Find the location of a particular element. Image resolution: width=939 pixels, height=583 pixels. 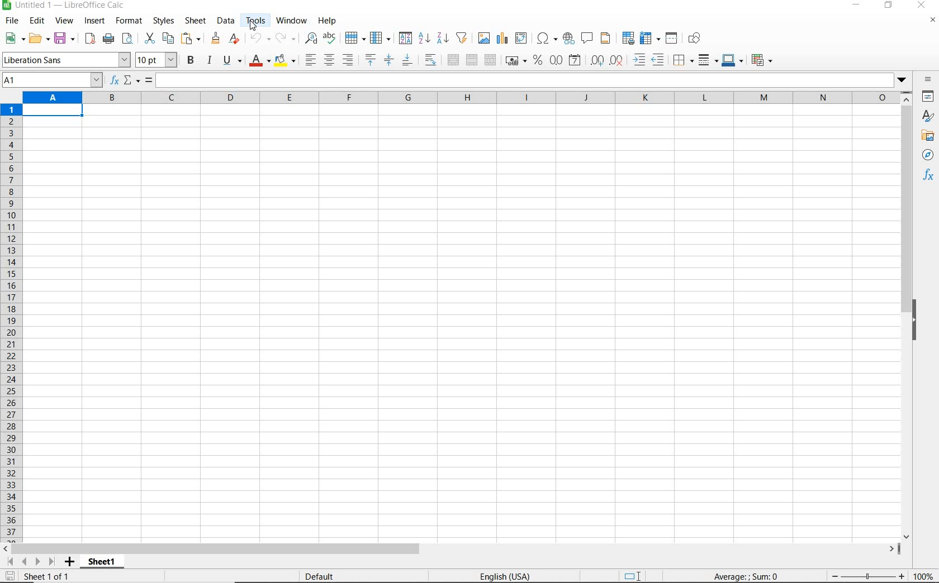

new is located at coordinates (12, 39).